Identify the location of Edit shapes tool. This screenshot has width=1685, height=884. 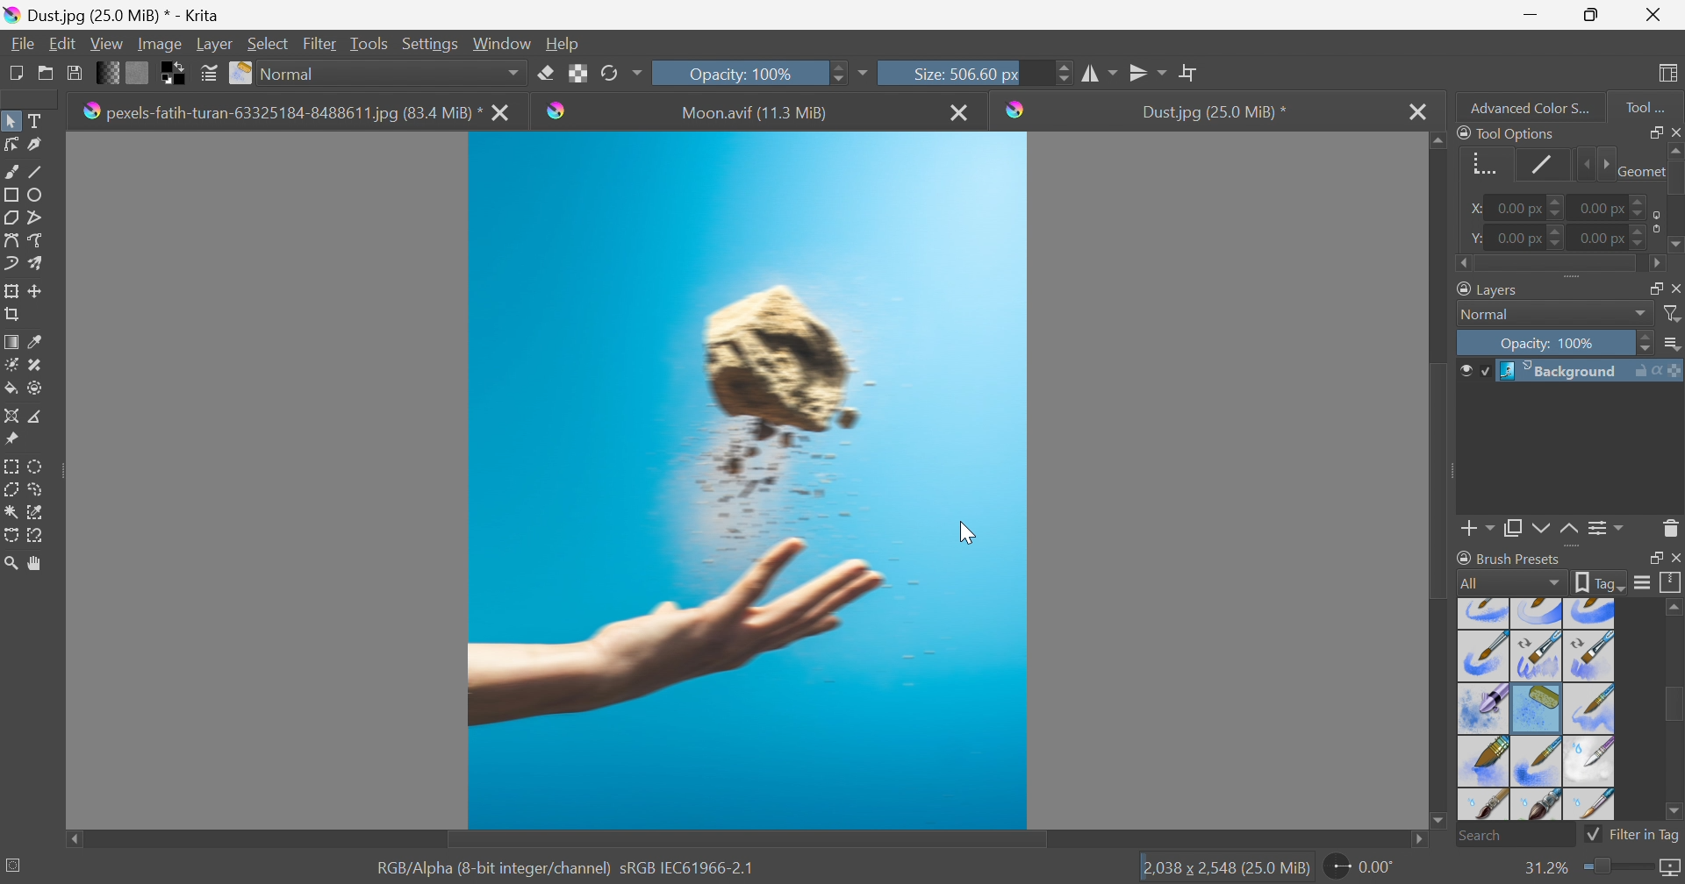
(11, 144).